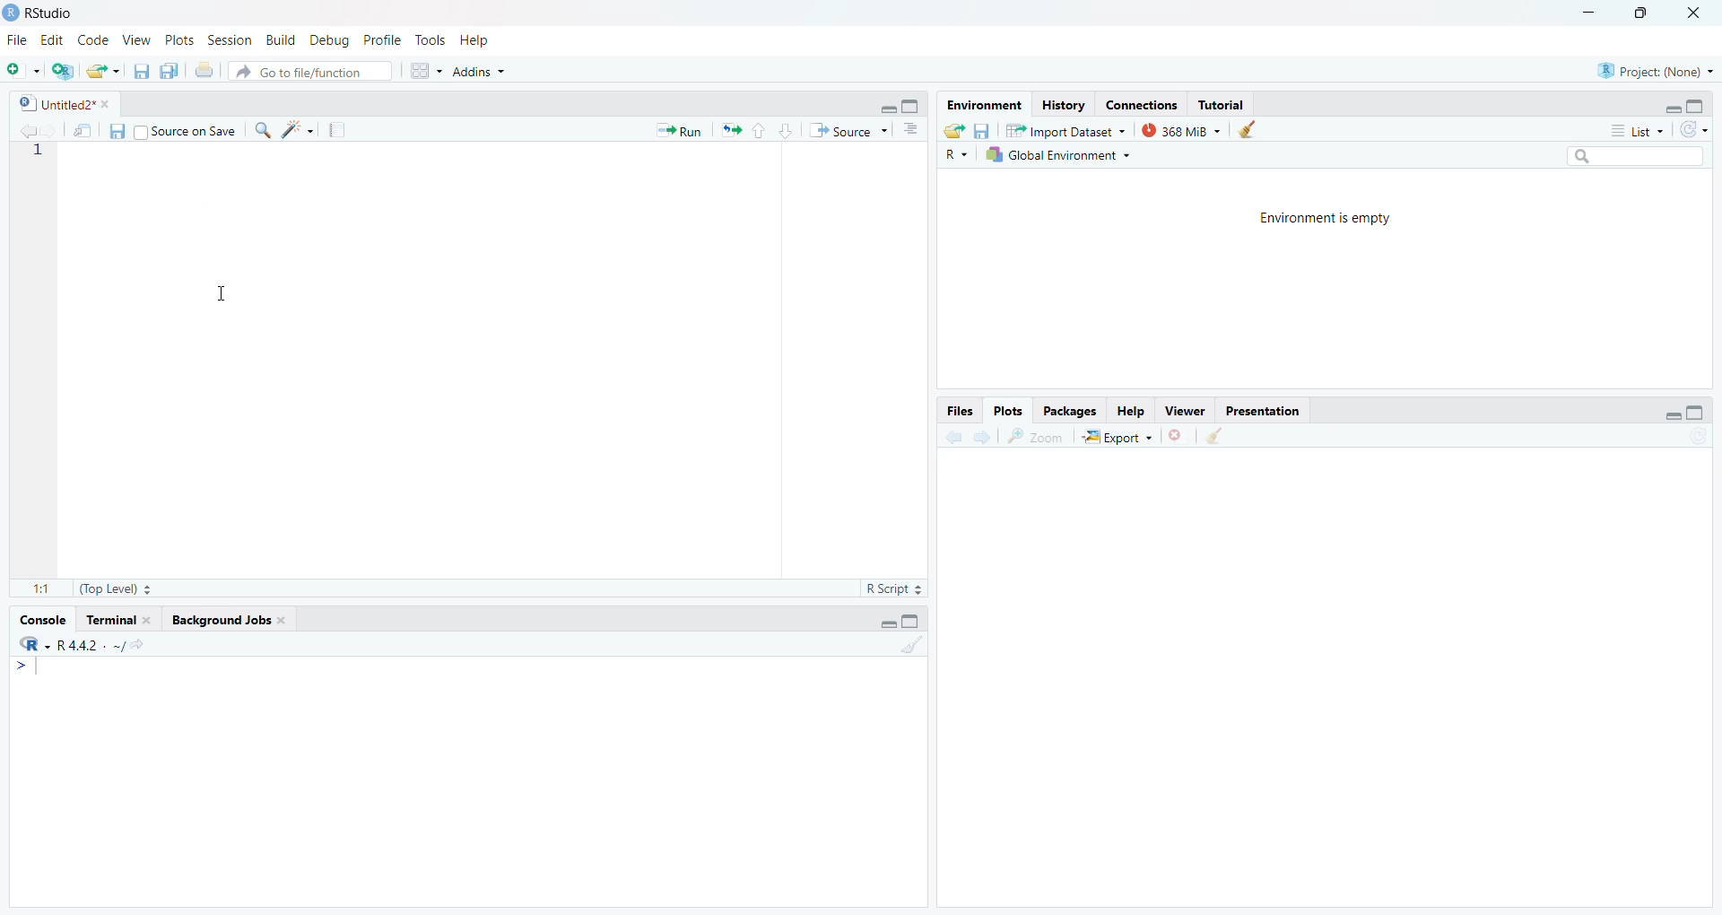 Image resolution: width=1722 pixels, height=915 pixels. What do you see at coordinates (761, 133) in the screenshot?
I see `upward` at bounding box center [761, 133].